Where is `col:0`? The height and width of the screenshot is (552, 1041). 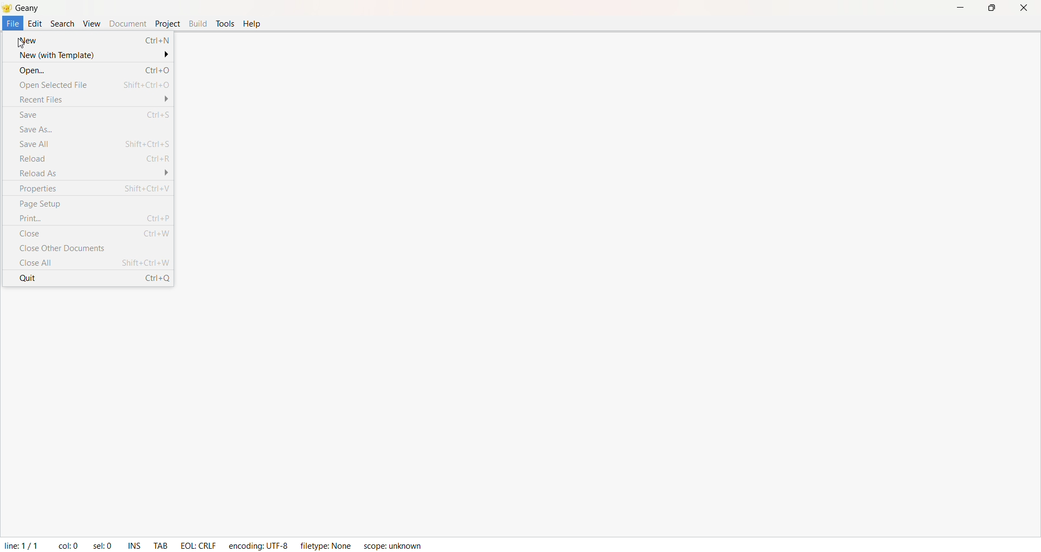 col:0 is located at coordinates (69, 542).